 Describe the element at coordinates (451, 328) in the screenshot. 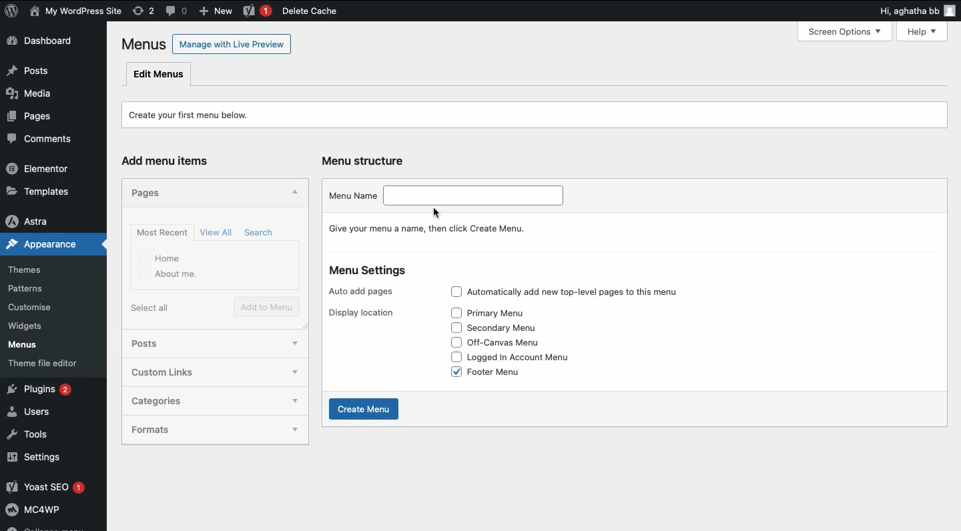

I see `Check box` at that location.